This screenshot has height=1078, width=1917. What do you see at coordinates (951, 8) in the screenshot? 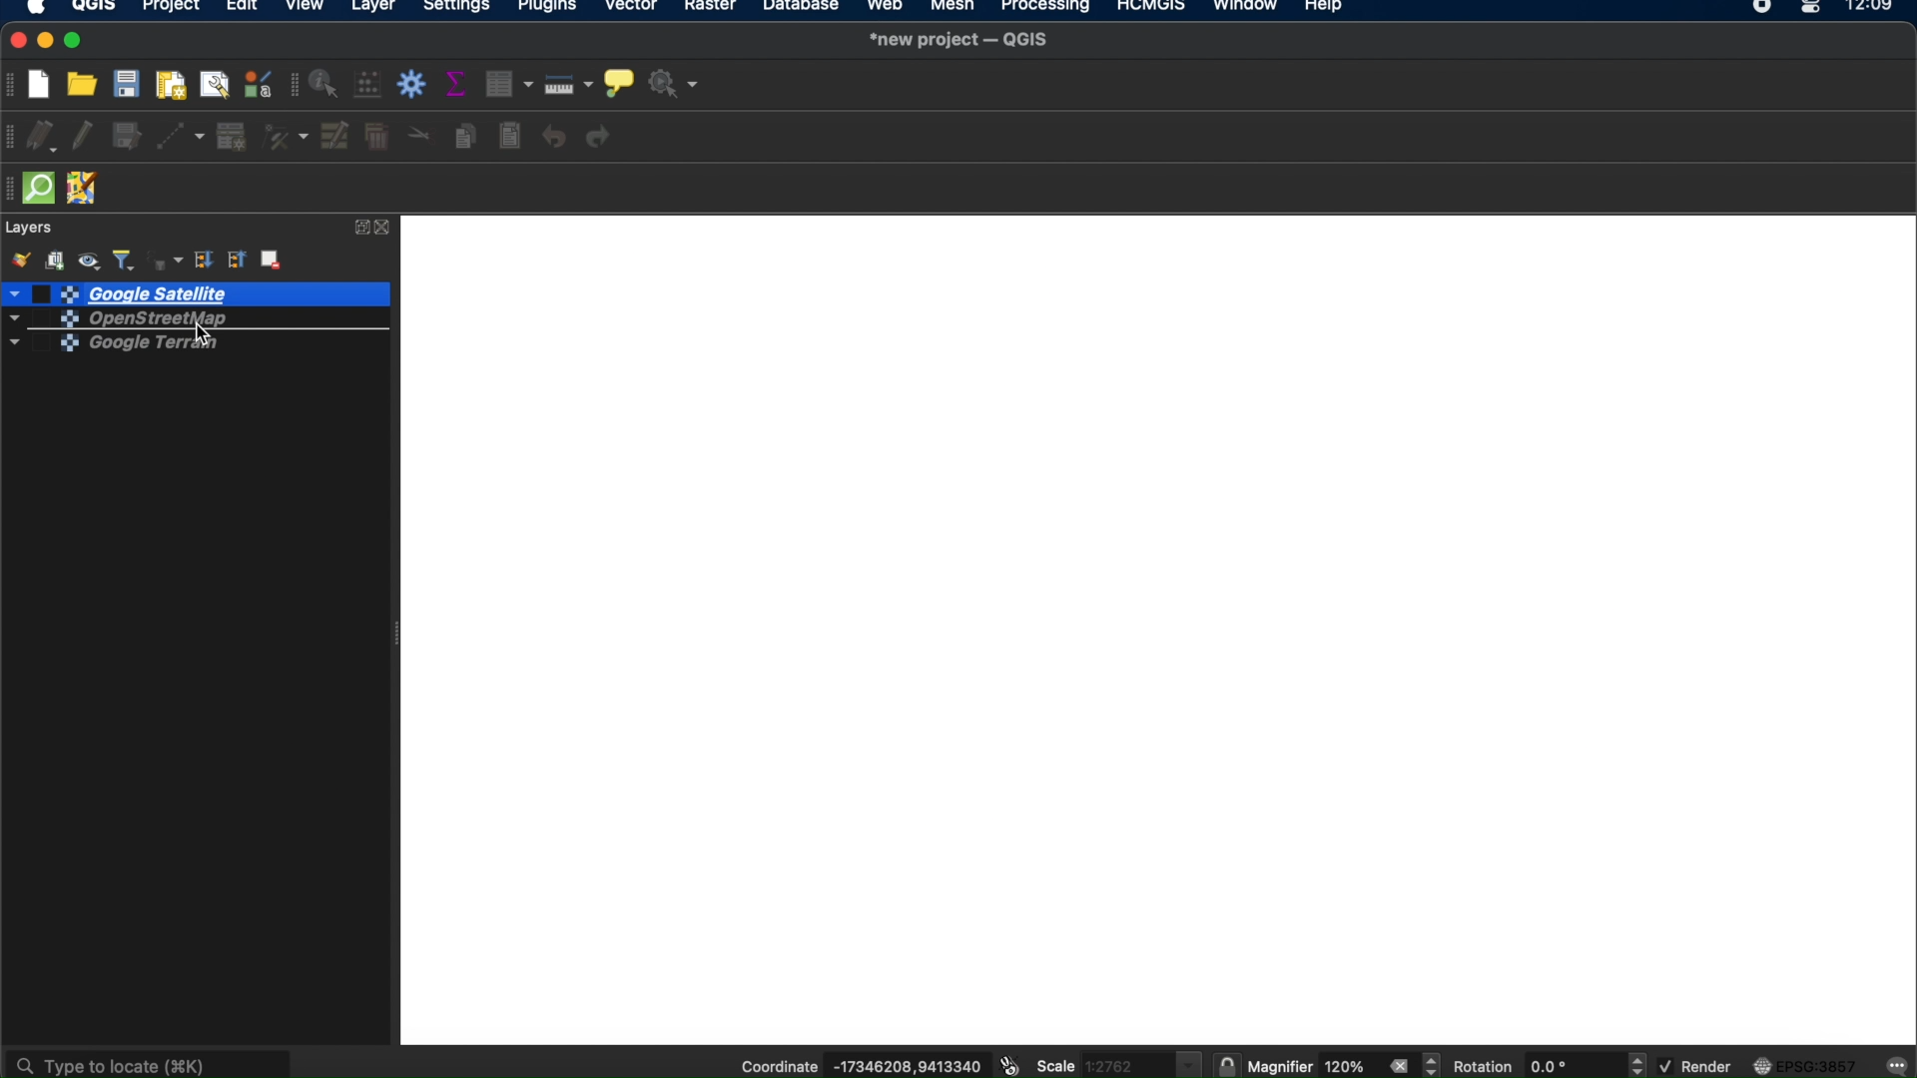
I see `mesh` at bounding box center [951, 8].